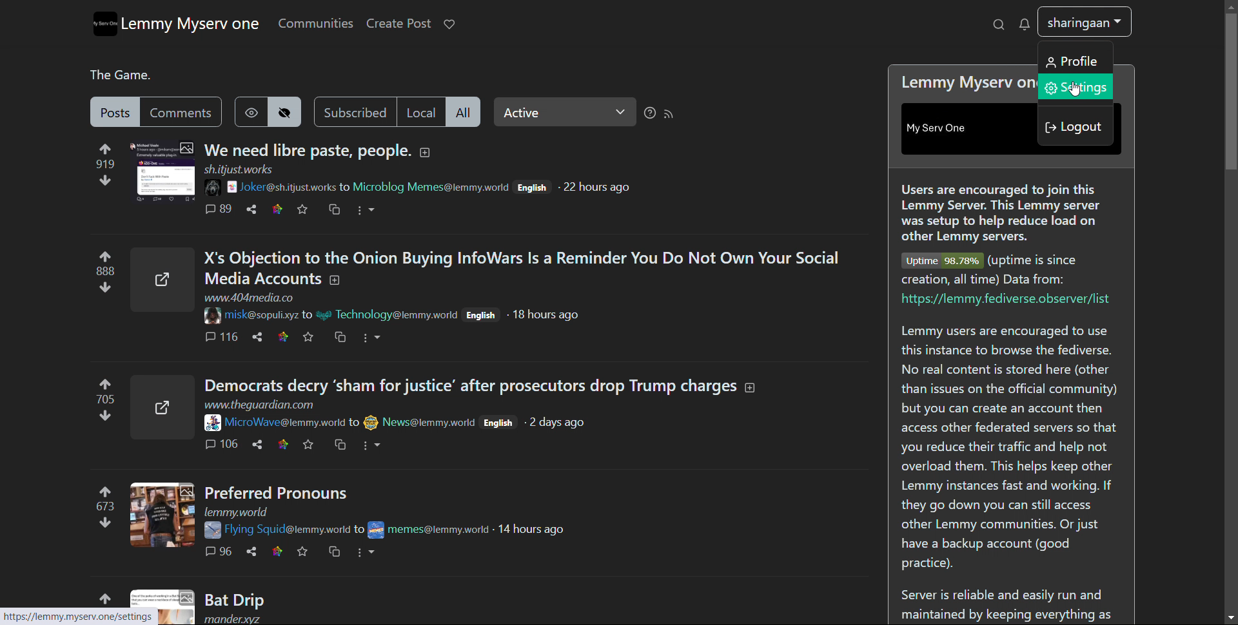 Image resolution: width=1238 pixels, height=625 pixels. I want to click on English, so click(500, 423).